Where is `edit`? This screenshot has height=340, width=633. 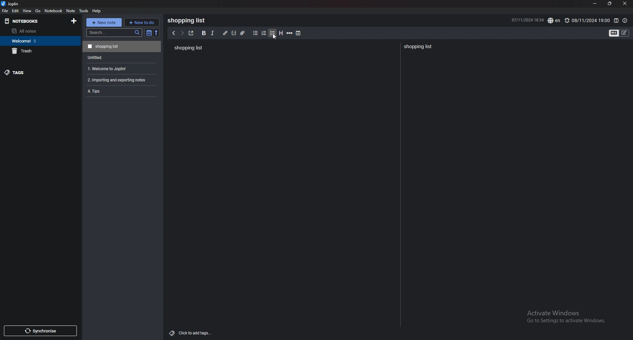 edit is located at coordinates (15, 11).